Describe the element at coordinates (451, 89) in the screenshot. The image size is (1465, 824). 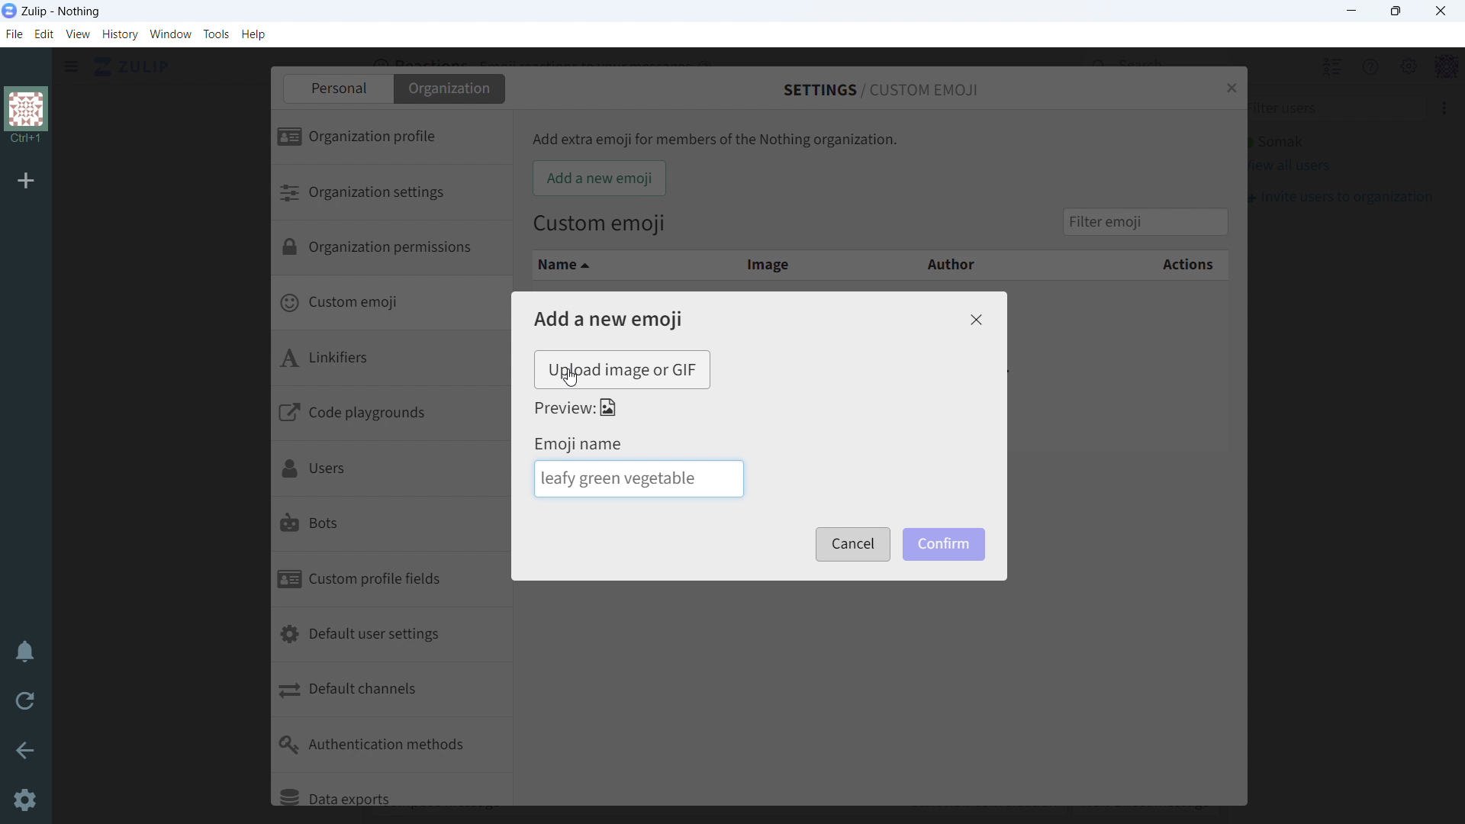
I see `organization` at that location.